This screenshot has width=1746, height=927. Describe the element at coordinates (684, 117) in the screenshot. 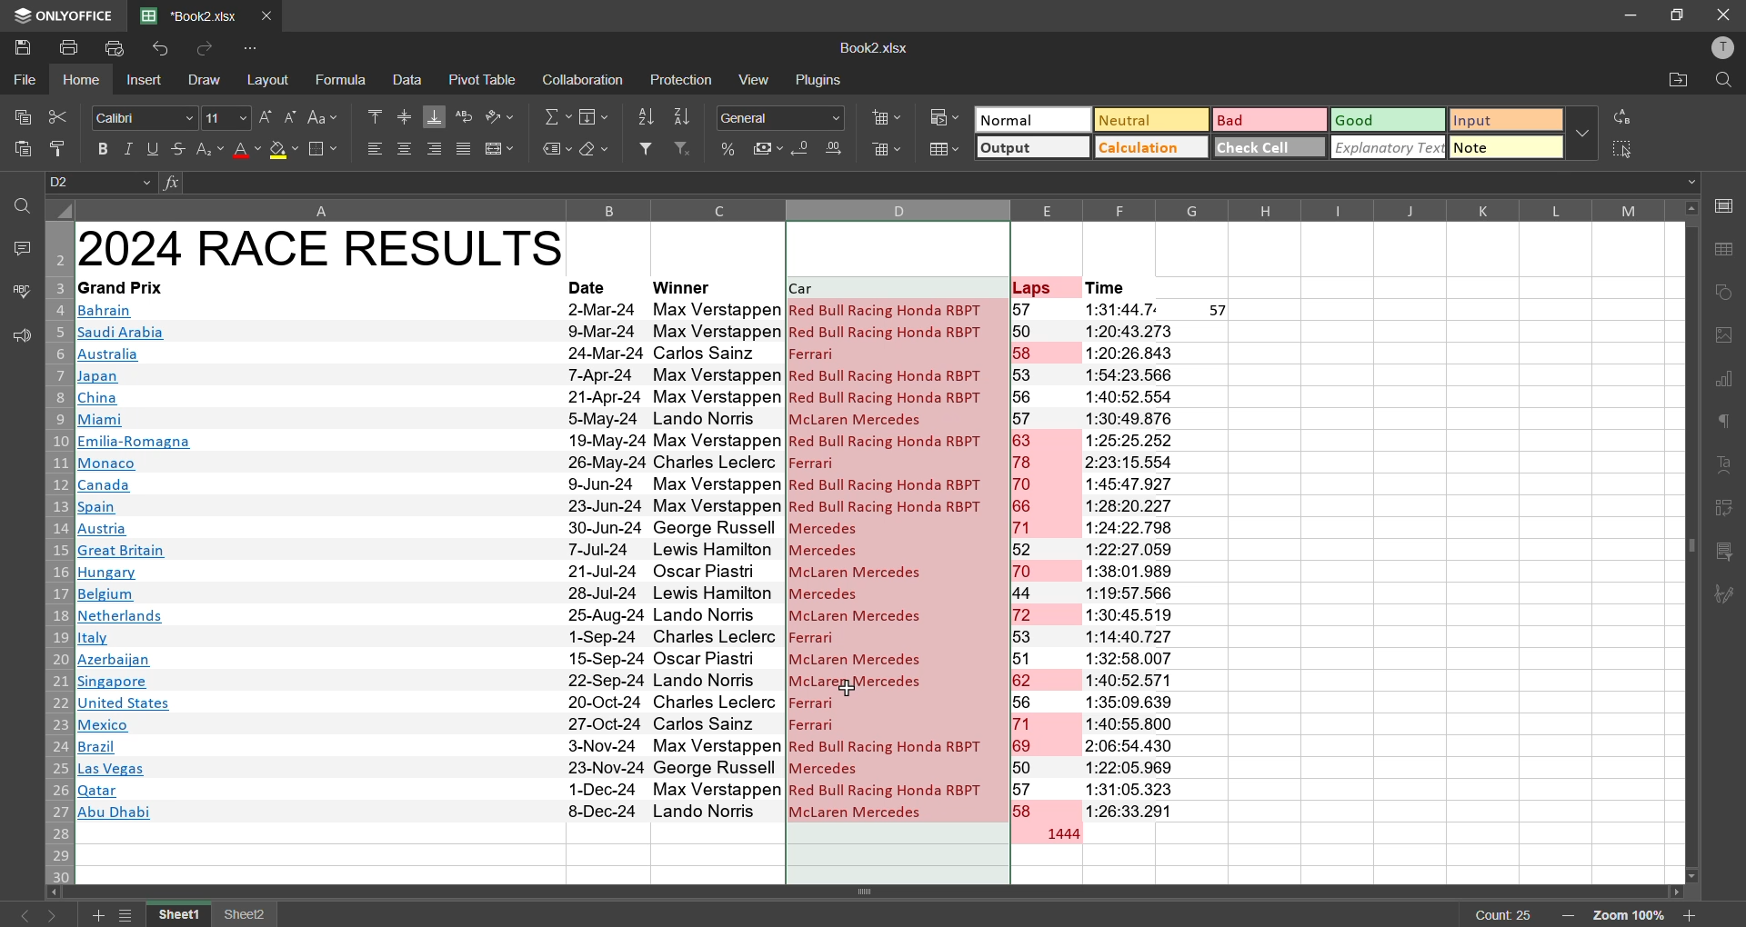

I see `sort descending` at that location.